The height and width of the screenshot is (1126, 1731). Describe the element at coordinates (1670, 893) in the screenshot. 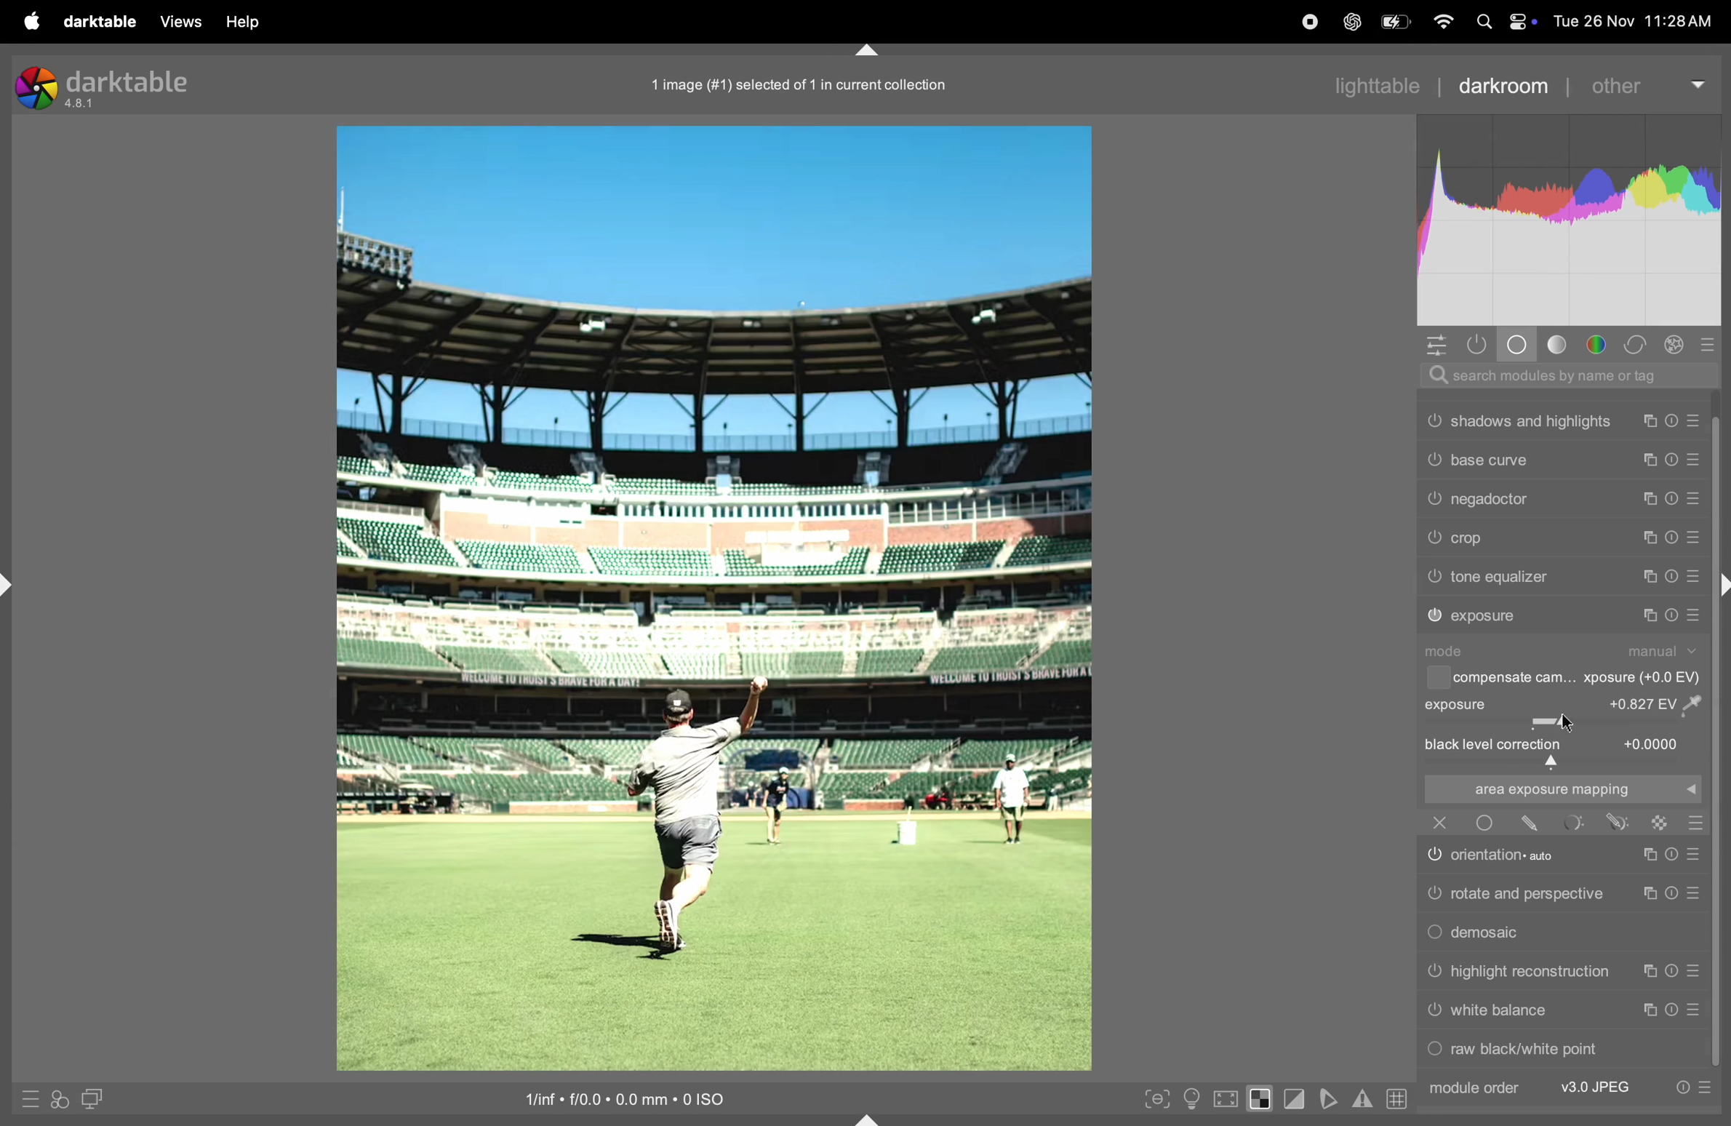

I see `reset Preset` at that location.